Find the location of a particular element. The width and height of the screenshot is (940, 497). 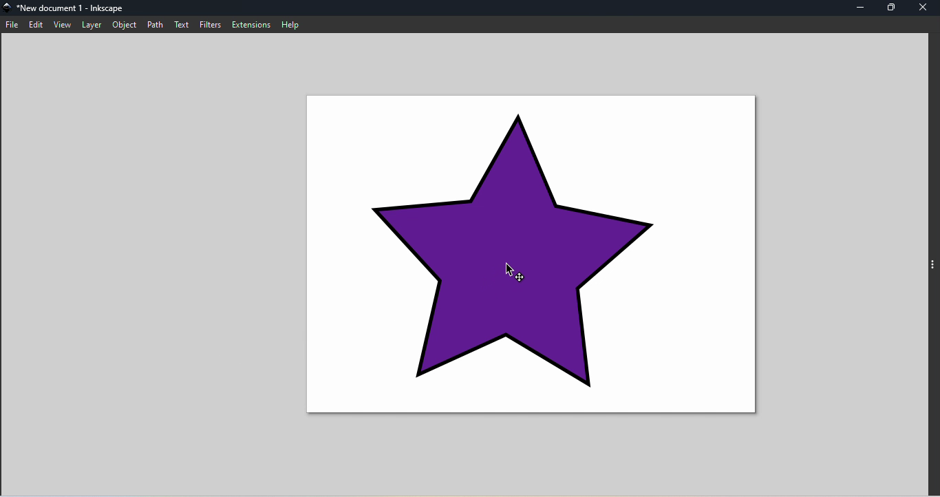

Minimize is located at coordinates (862, 8).